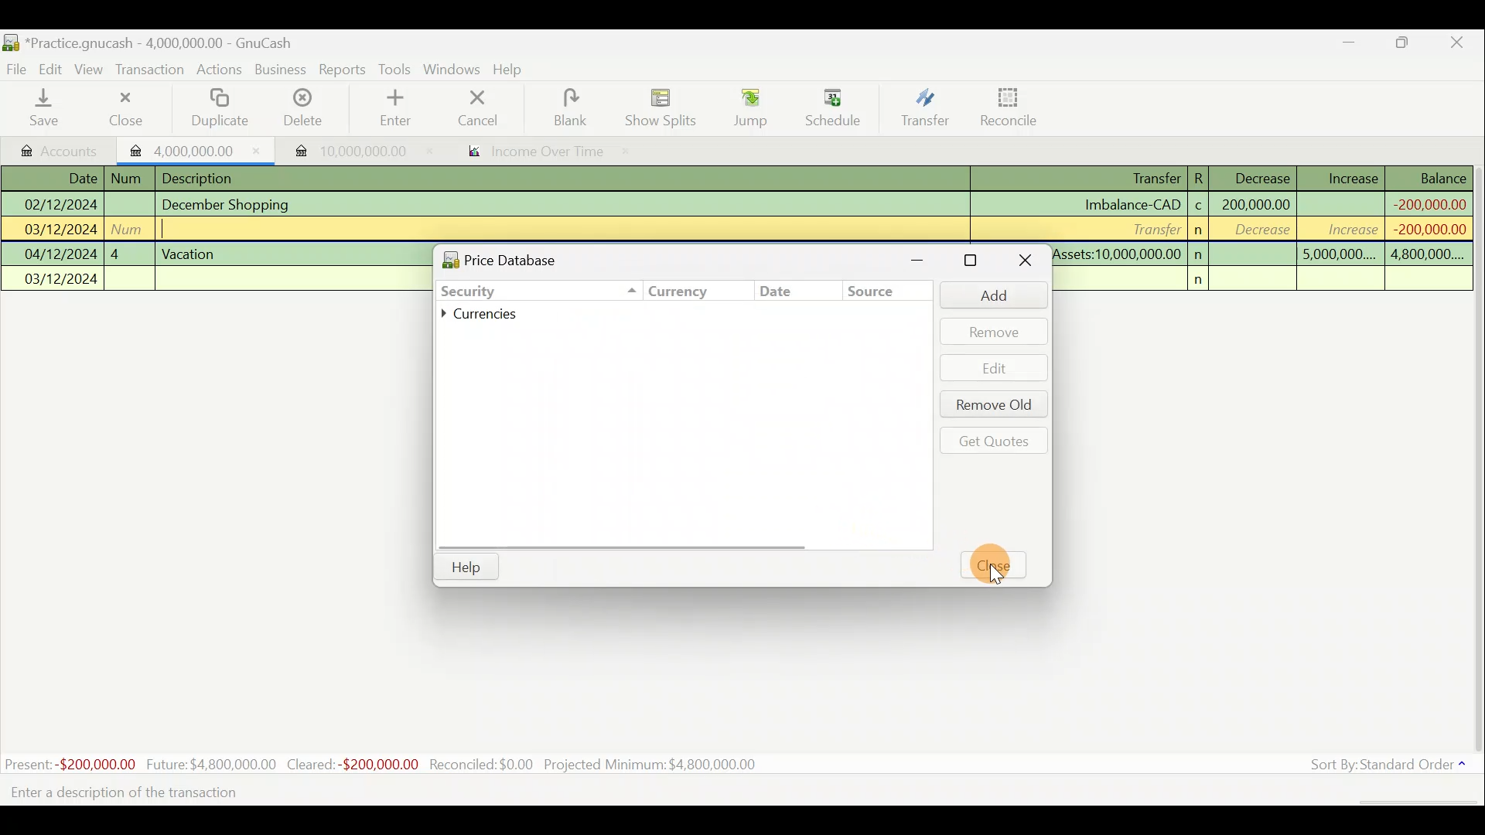 The image size is (1485, 835). Describe the element at coordinates (1003, 107) in the screenshot. I see `Reconcile` at that location.